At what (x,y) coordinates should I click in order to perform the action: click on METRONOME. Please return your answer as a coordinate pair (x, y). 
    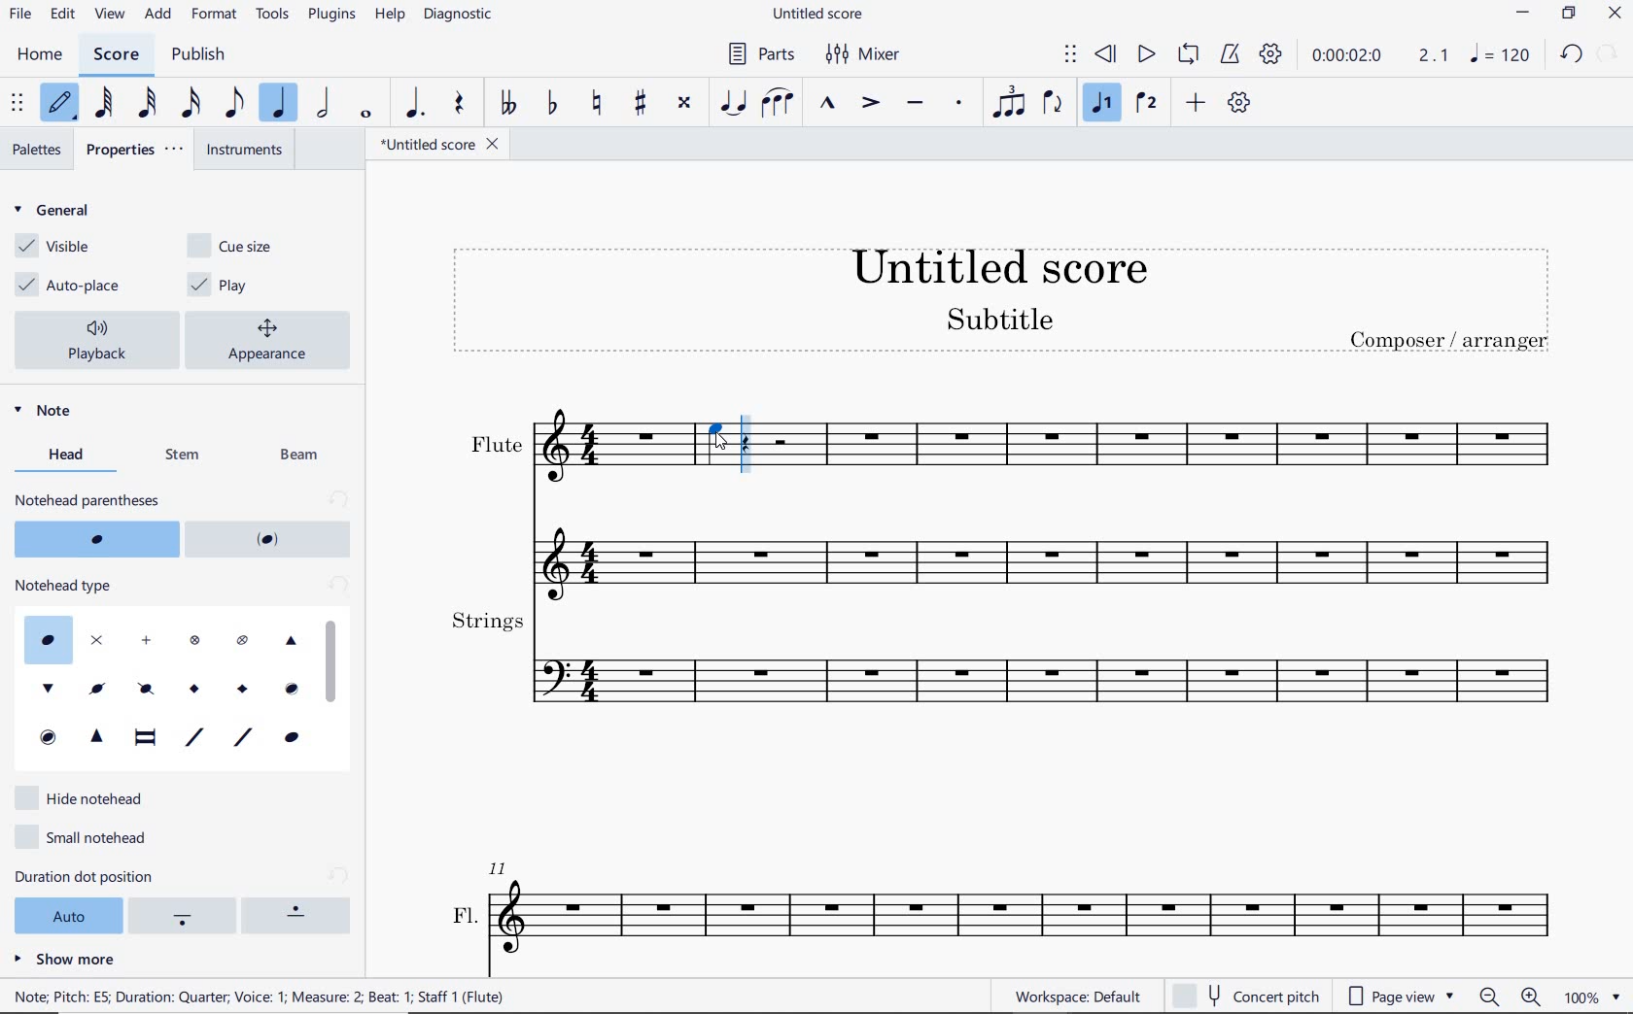
    Looking at the image, I should click on (1233, 56).